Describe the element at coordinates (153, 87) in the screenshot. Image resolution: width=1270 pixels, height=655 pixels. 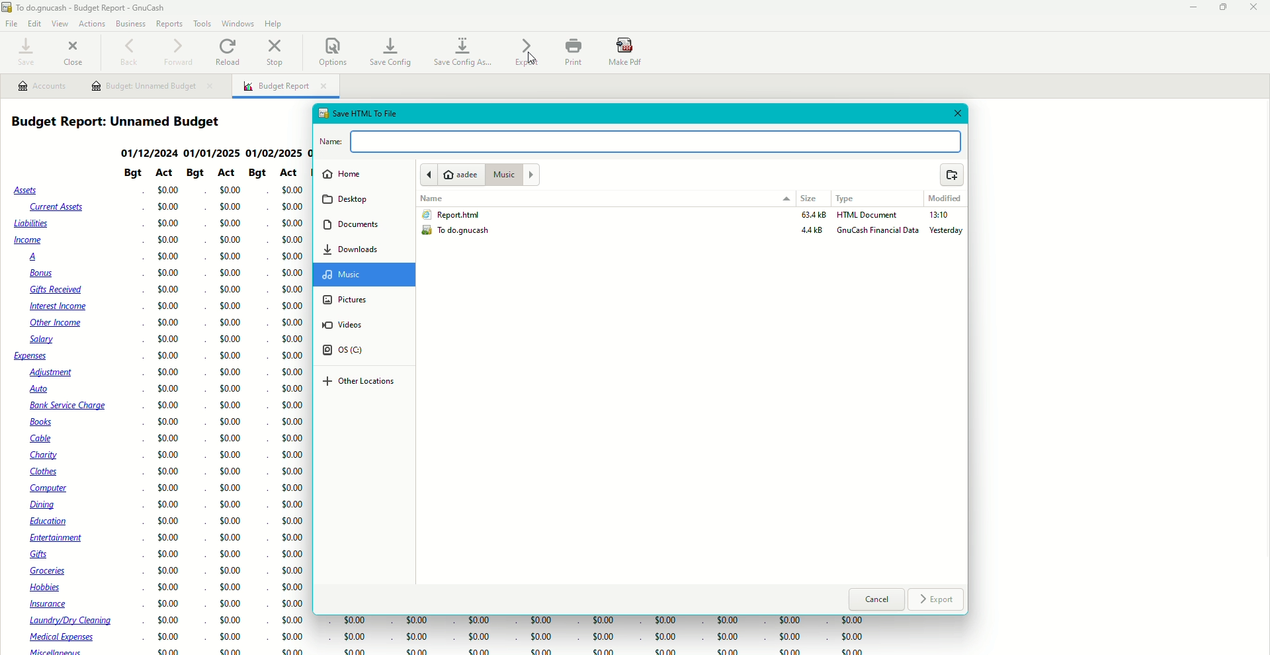
I see `Unnamed Budget` at that location.